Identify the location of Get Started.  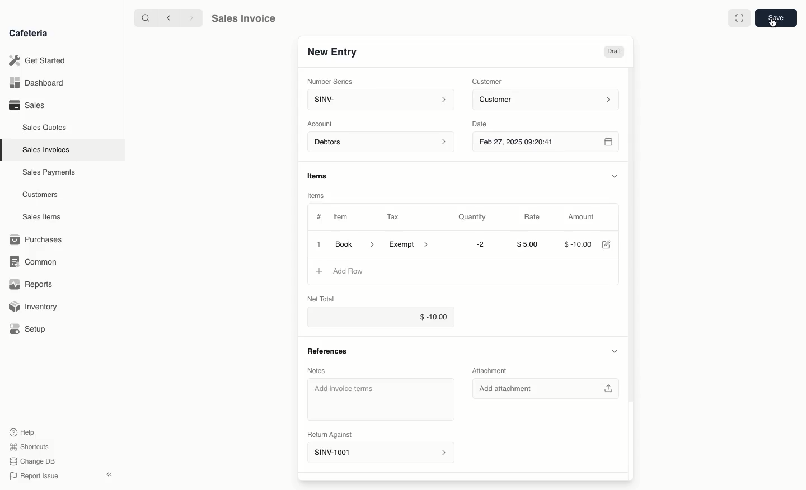
(38, 60).